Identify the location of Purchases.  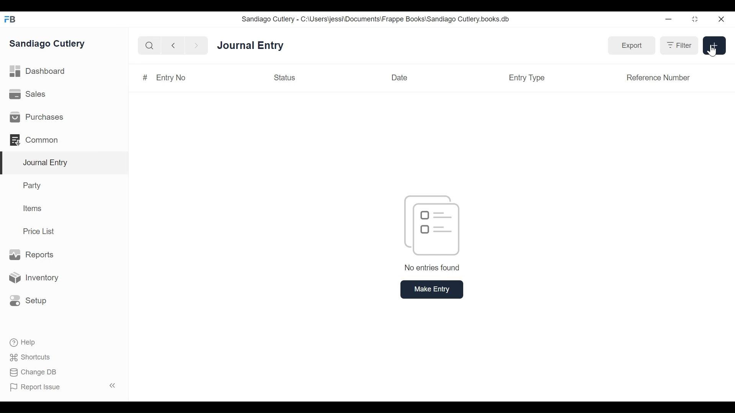
(36, 117).